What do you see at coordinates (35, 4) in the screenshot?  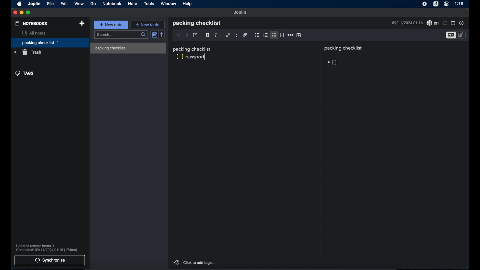 I see `joplin` at bounding box center [35, 4].